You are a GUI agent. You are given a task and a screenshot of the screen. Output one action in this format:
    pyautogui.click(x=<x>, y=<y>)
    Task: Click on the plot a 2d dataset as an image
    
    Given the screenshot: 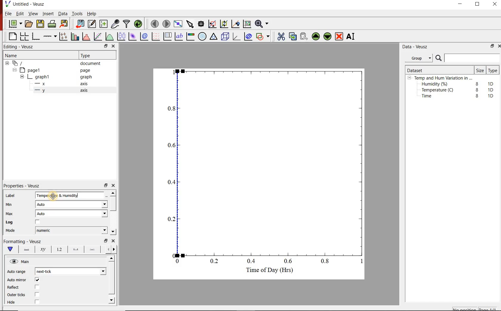 What is the action you would take?
    pyautogui.click(x=133, y=37)
    